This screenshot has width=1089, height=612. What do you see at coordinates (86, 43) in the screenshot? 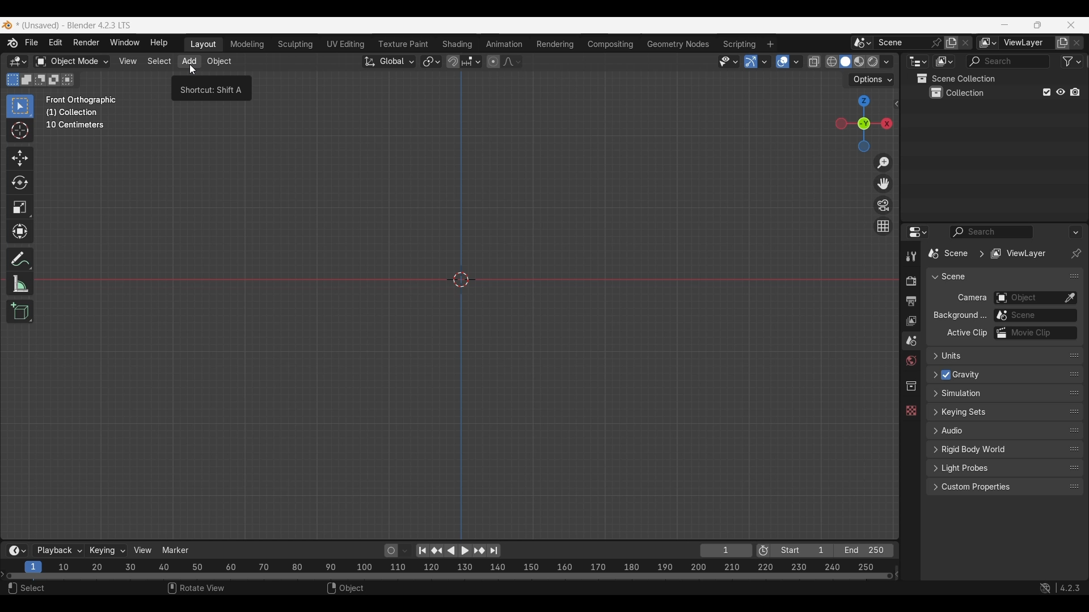
I see `Render menu` at bounding box center [86, 43].